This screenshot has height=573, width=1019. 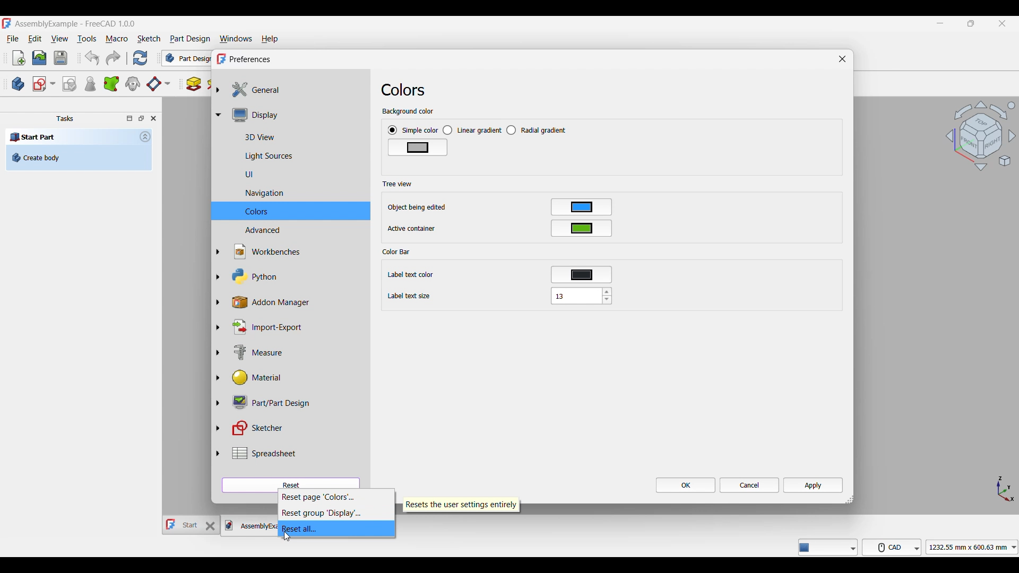 What do you see at coordinates (253, 428) in the screenshot?
I see `Sketcher` at bounding box center [253, 428].